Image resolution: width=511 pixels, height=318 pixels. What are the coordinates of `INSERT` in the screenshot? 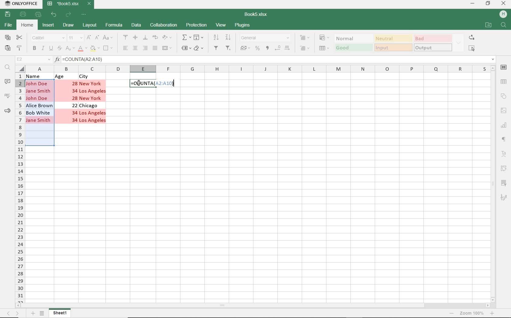 It's located at (48, 26).